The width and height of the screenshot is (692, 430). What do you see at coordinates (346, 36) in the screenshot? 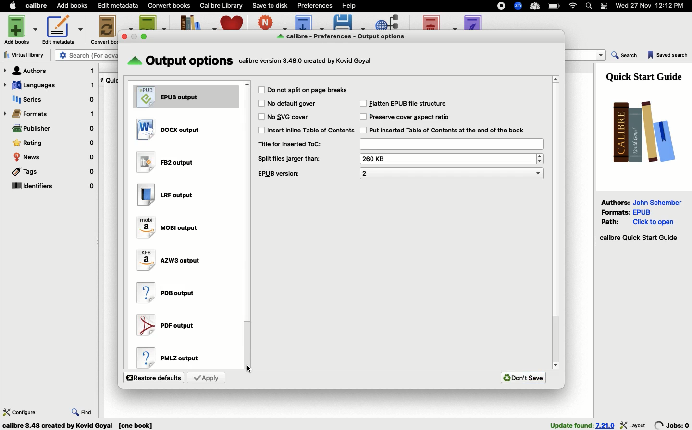
I see `Output options` at bounding box center [346, 36].